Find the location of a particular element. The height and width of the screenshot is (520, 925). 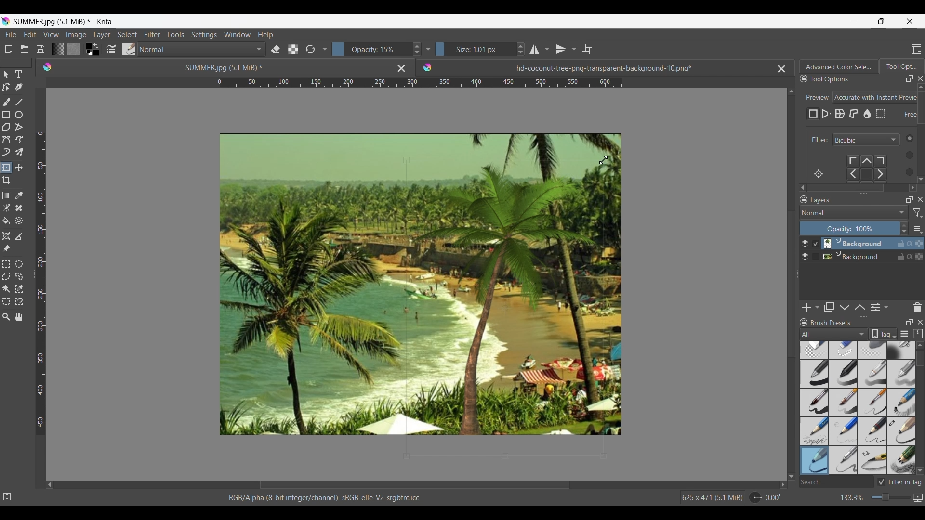

Lock Layers is located at coordinates (804, 199).